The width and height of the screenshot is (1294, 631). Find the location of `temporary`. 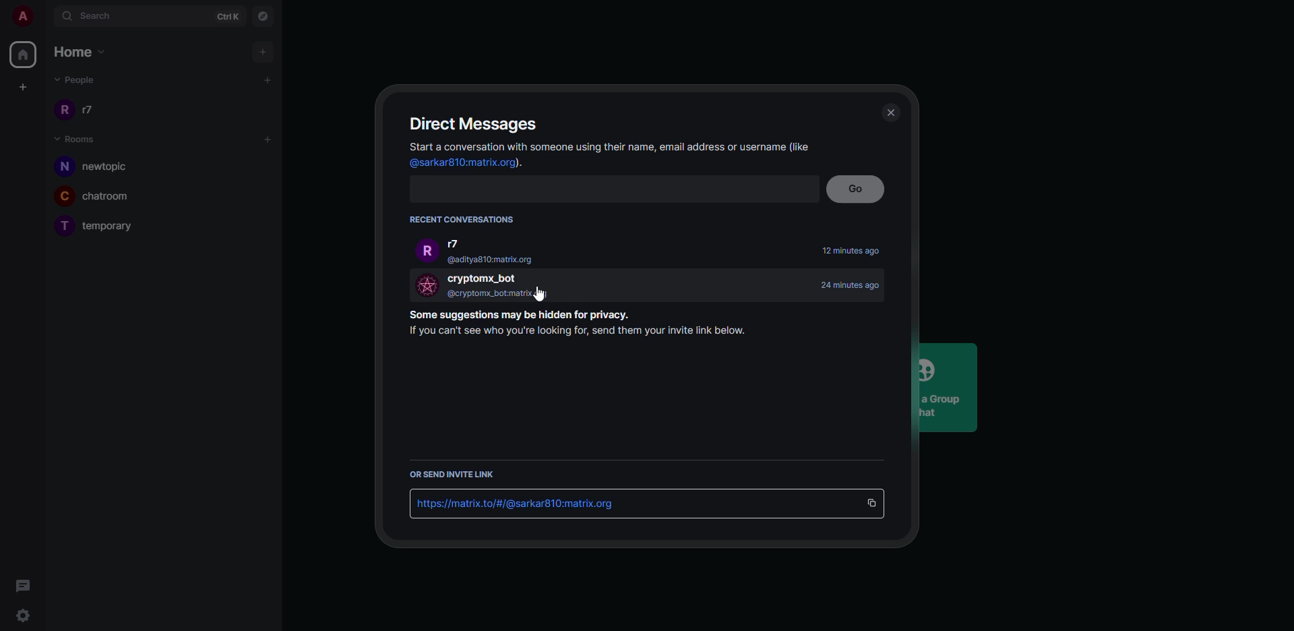

temporary is located at coordinates (115, 226).